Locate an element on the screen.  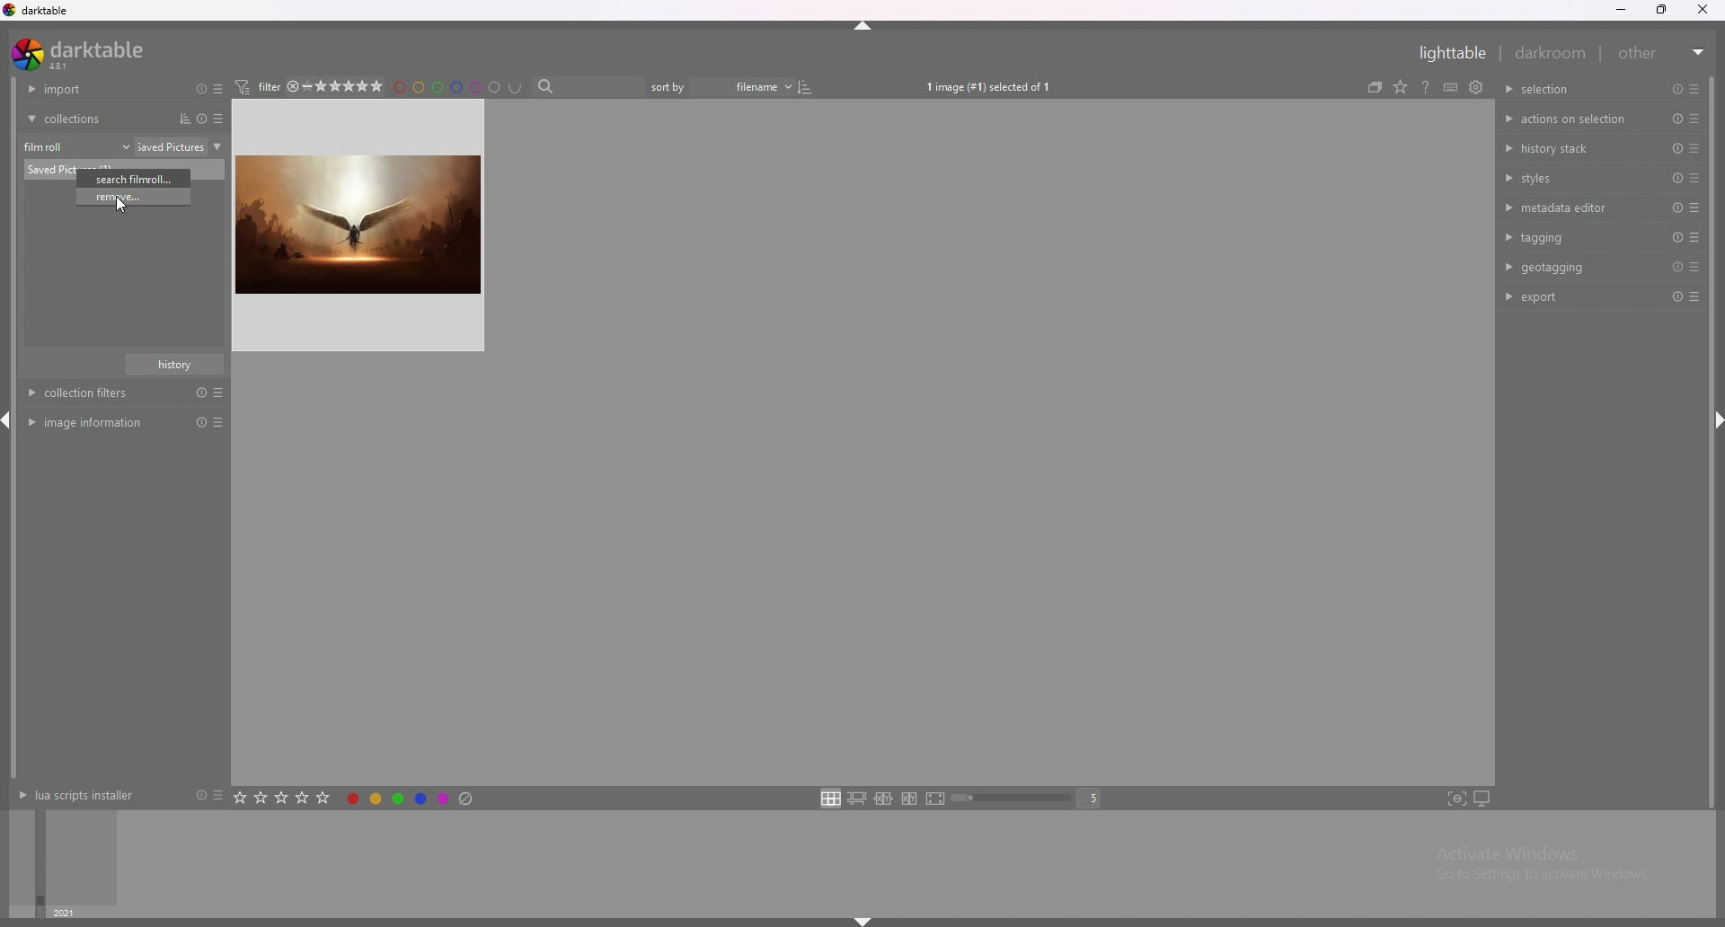
presets is located at coordinates (1694, 207).